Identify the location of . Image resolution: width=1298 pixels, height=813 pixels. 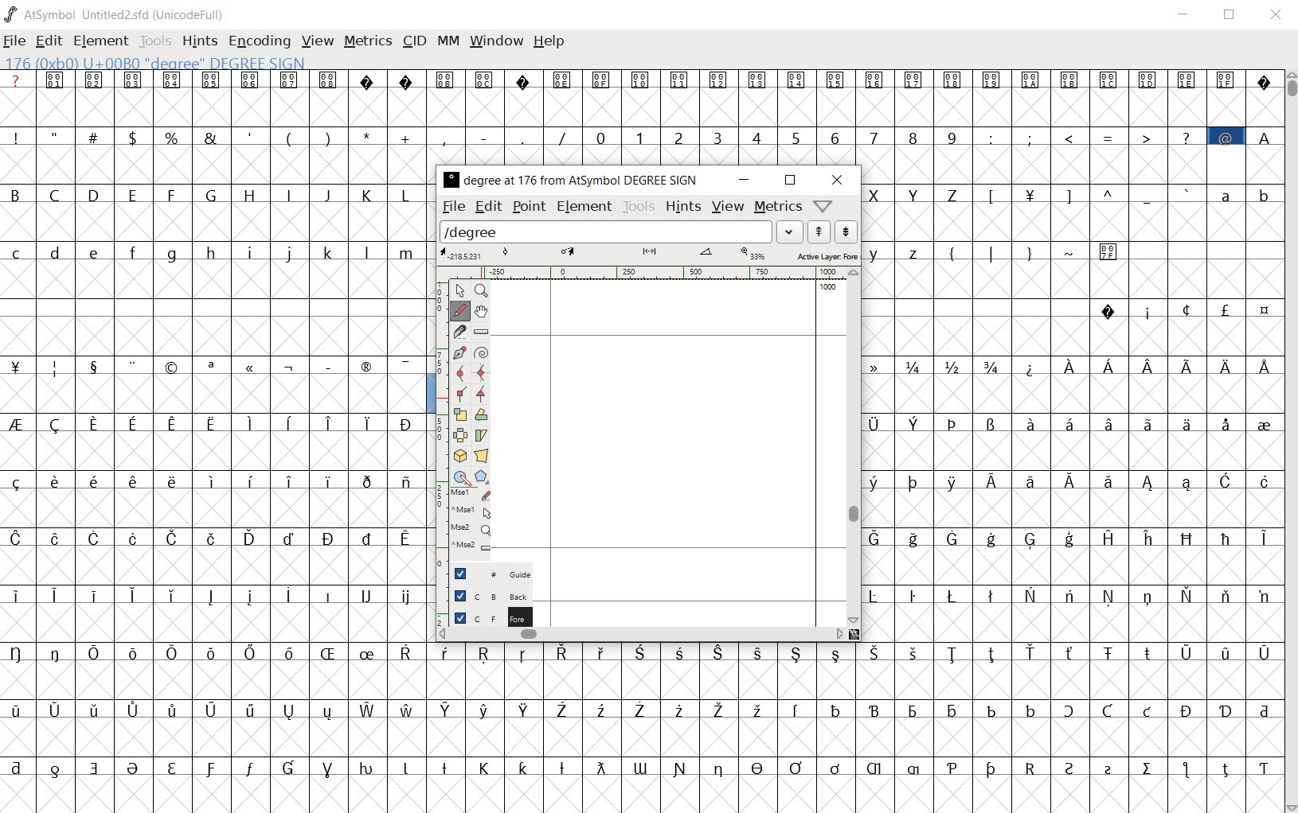
(1076, 450).